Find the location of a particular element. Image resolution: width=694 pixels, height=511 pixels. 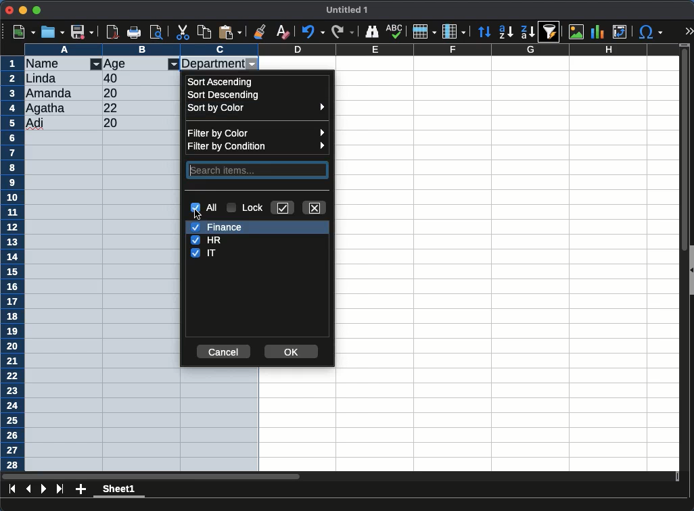

filter by condition is located at coordinates (258, 147).